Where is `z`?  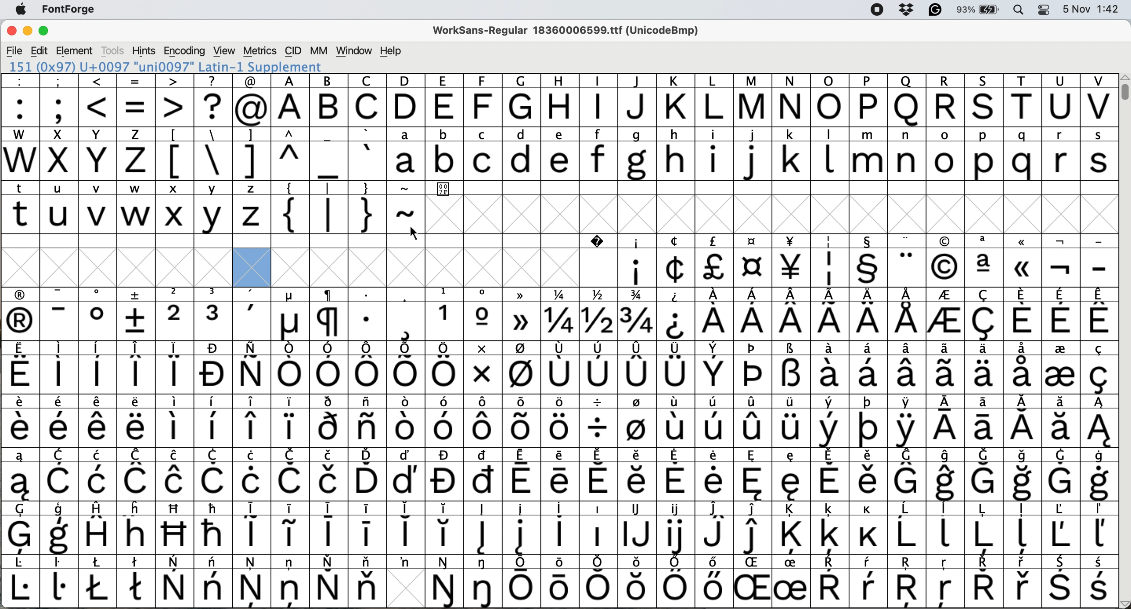
z is located at coordinates (253, 207).